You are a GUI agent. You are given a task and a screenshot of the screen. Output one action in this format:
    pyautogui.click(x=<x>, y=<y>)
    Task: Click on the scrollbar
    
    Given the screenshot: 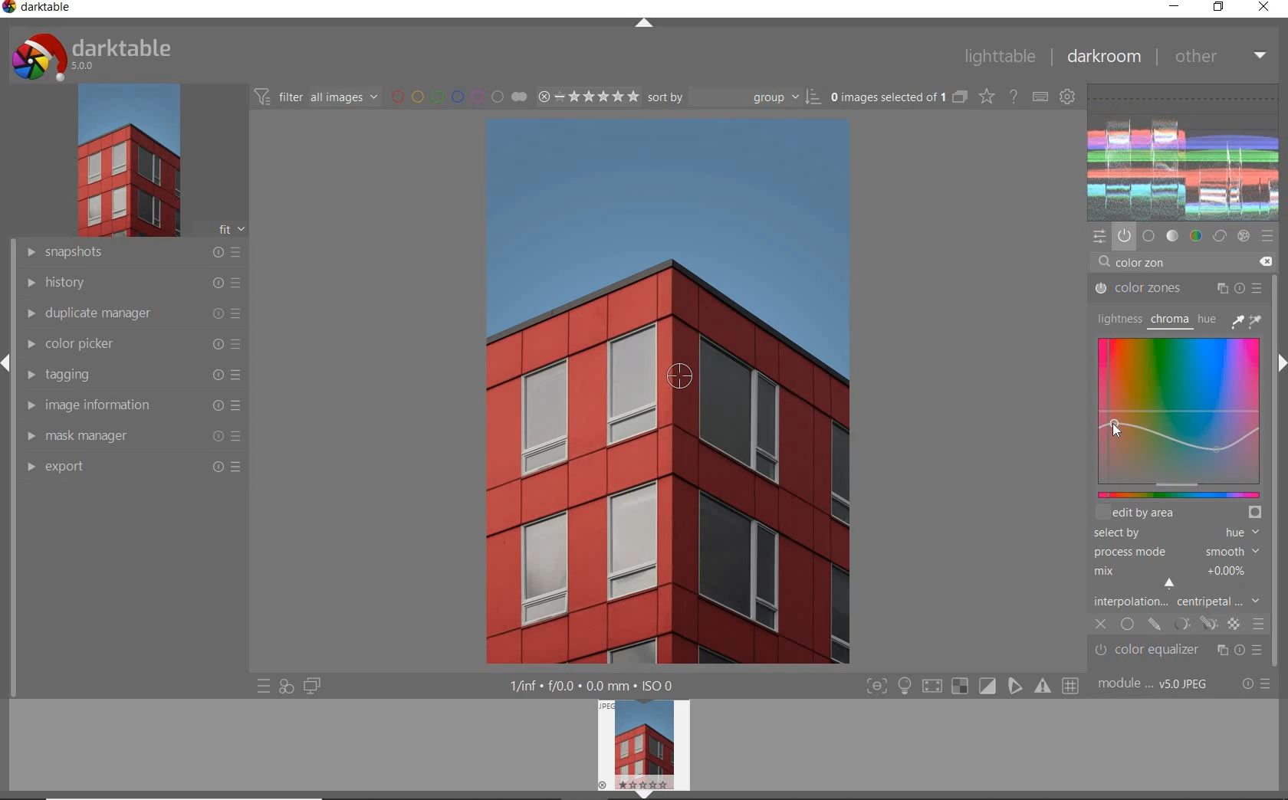 What is the action you would take?
    pyautogui.click(x=1276, y=503)
    